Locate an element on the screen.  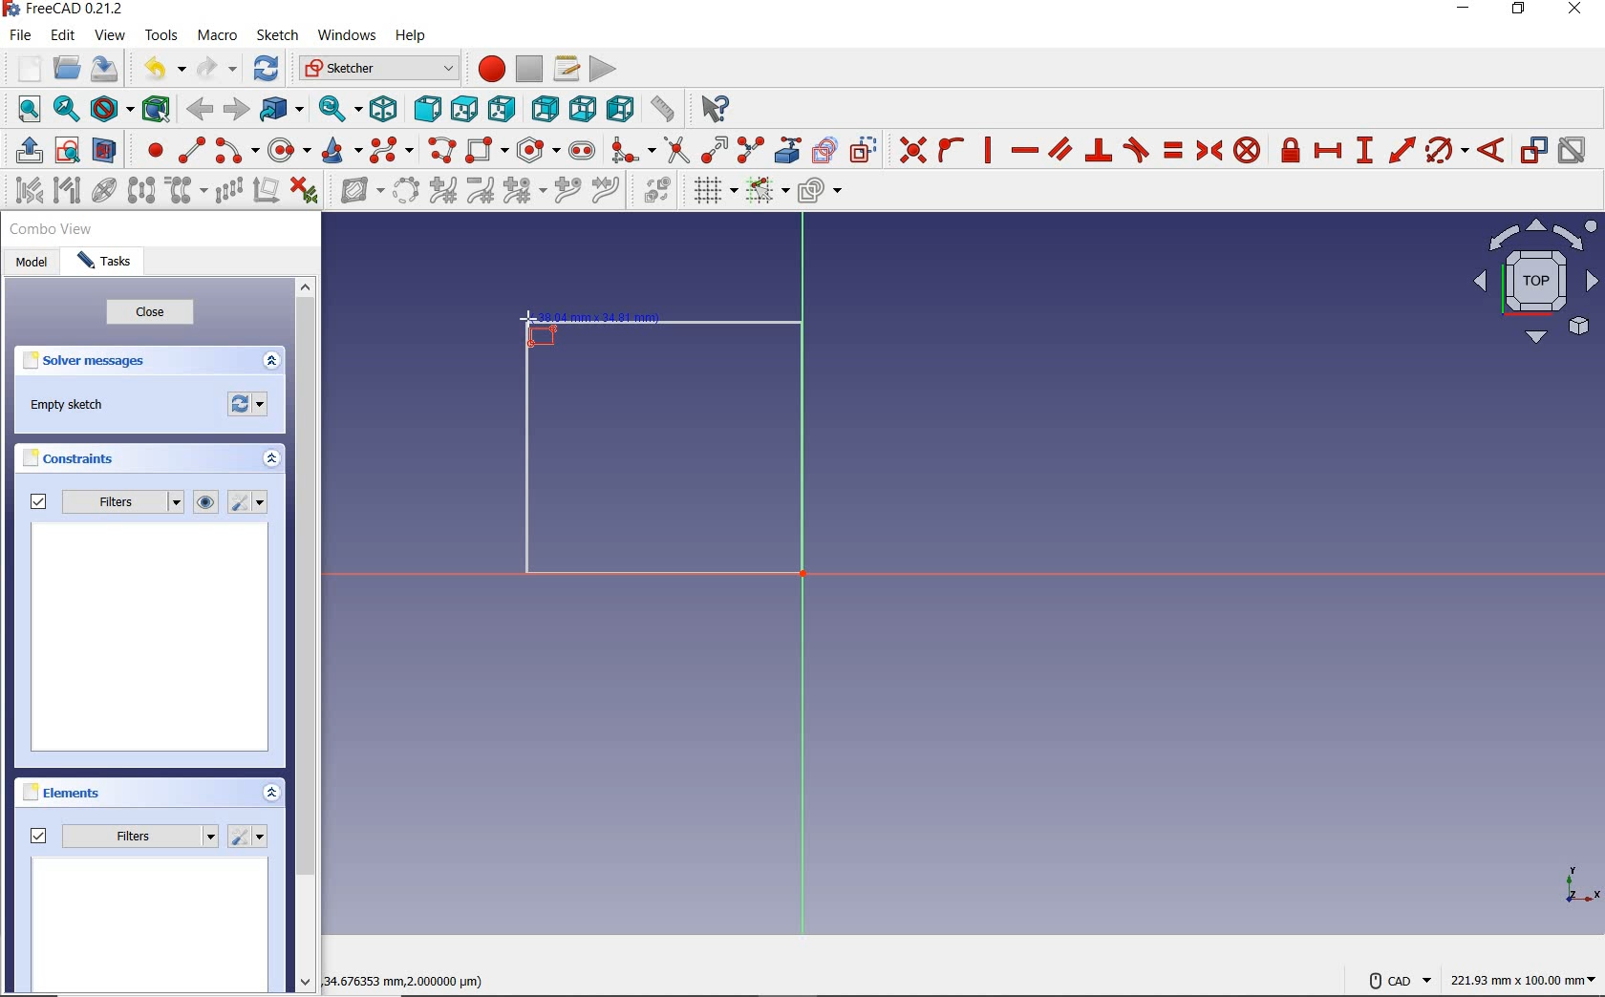
measure distance is located at coordinates (662, 110).